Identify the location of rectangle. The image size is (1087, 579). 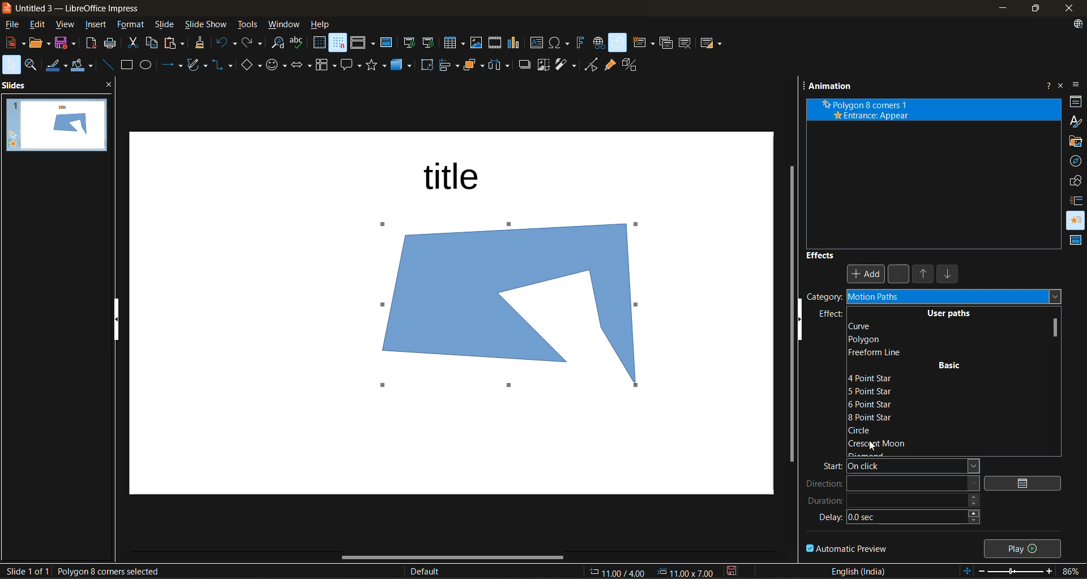
(126, 65).